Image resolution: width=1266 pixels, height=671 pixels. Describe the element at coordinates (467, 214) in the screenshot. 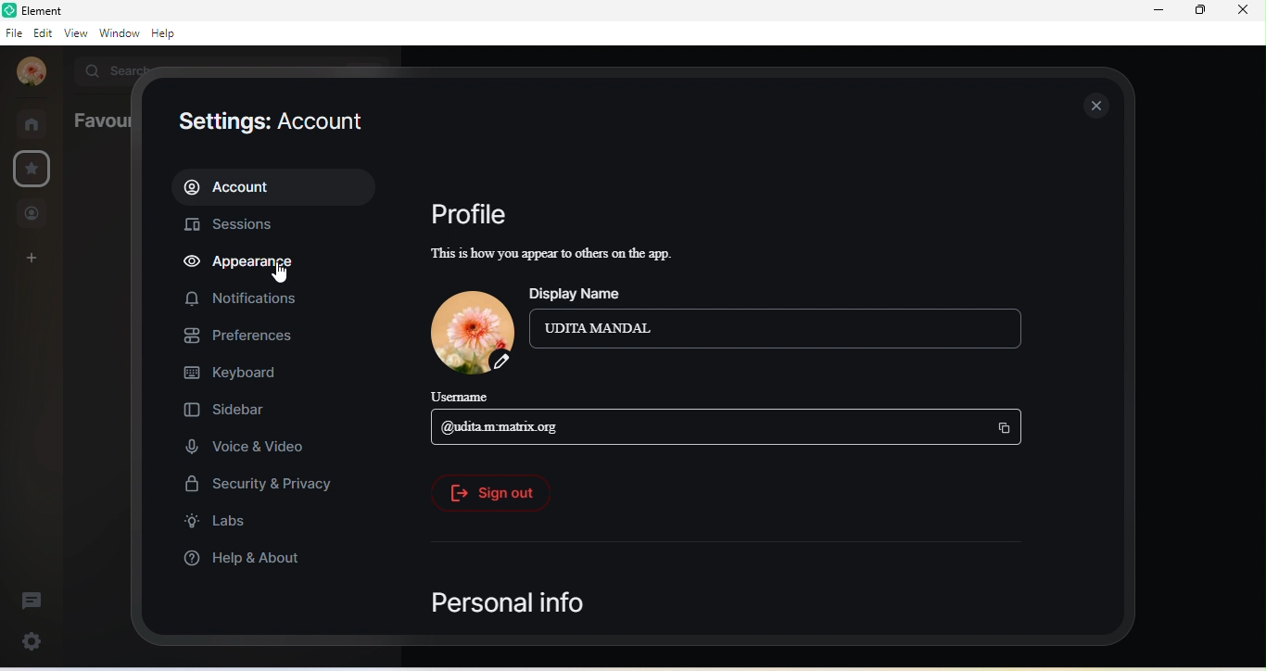

I see `profile` at that location.